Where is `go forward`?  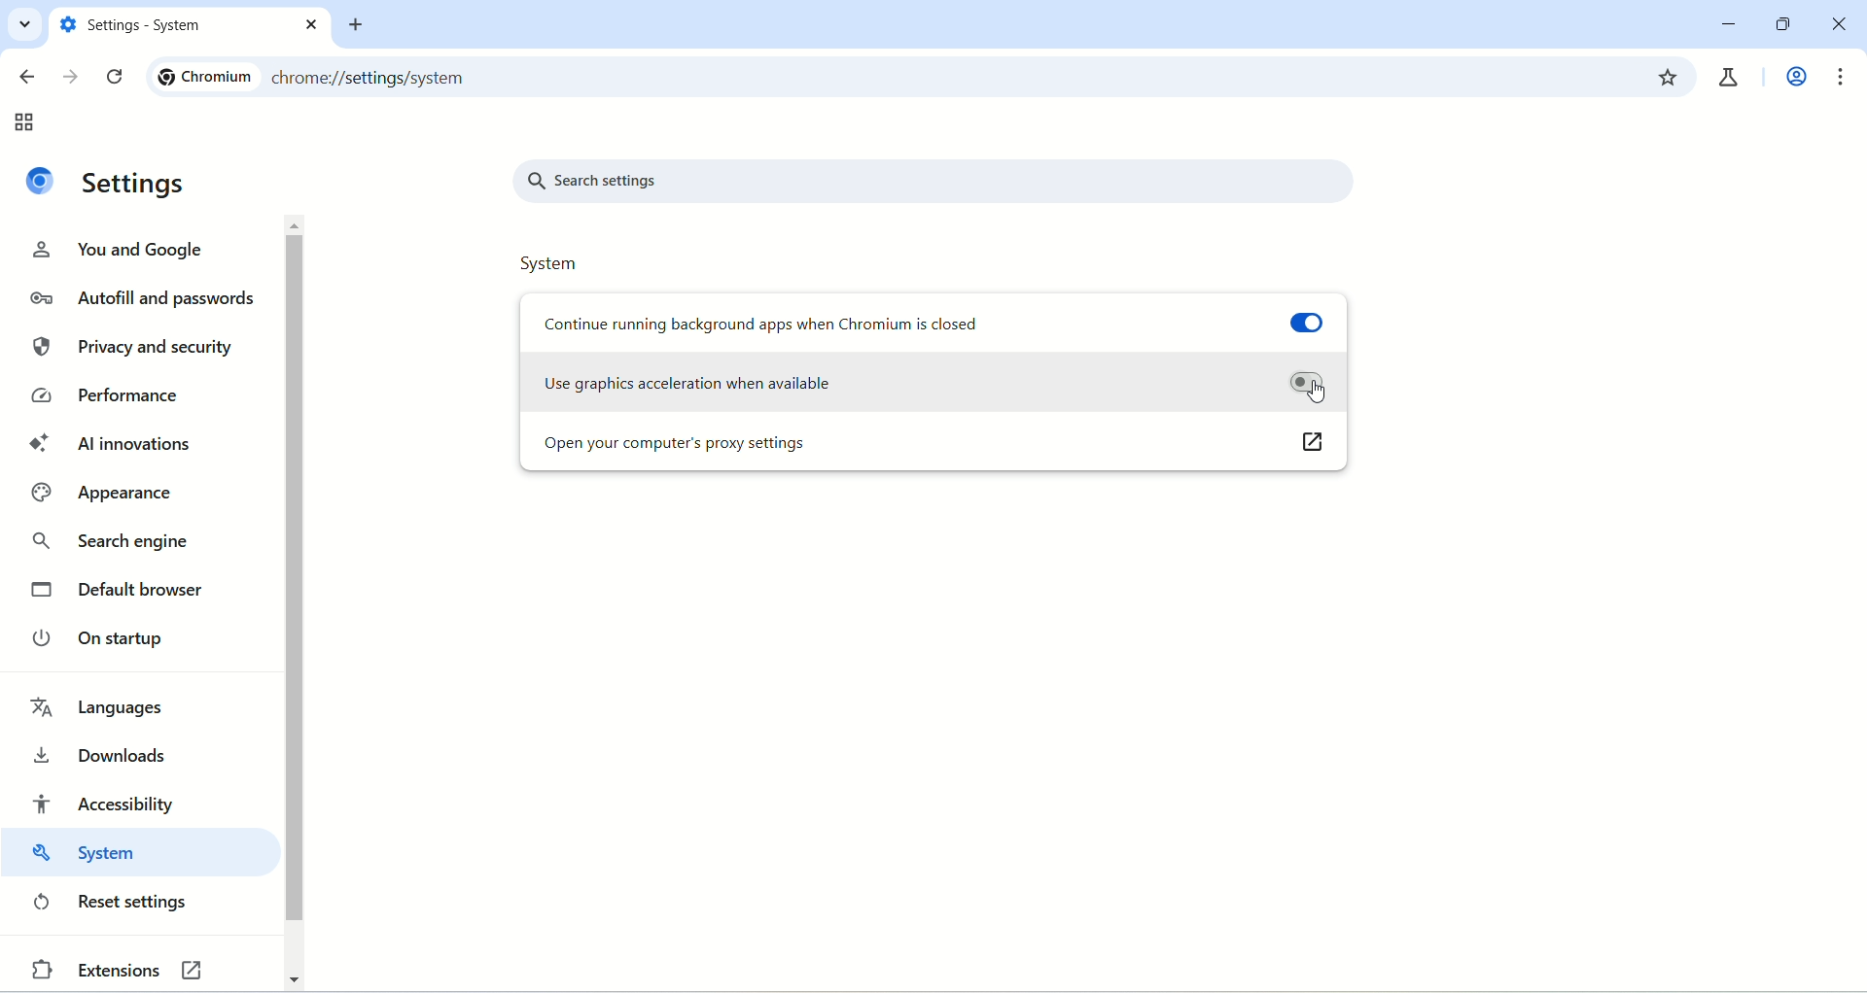 go forward is located at coordinates (69, 74).